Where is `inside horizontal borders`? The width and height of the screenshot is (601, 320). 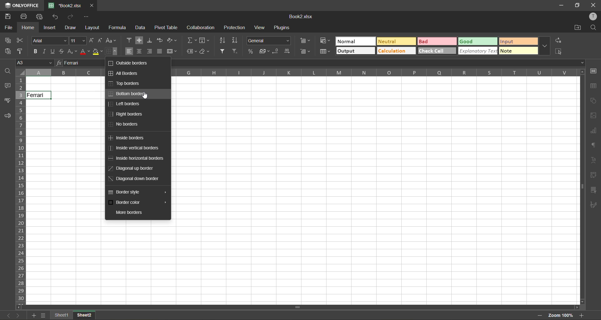 inside horizontal borders is located at coordinates (136, 159).